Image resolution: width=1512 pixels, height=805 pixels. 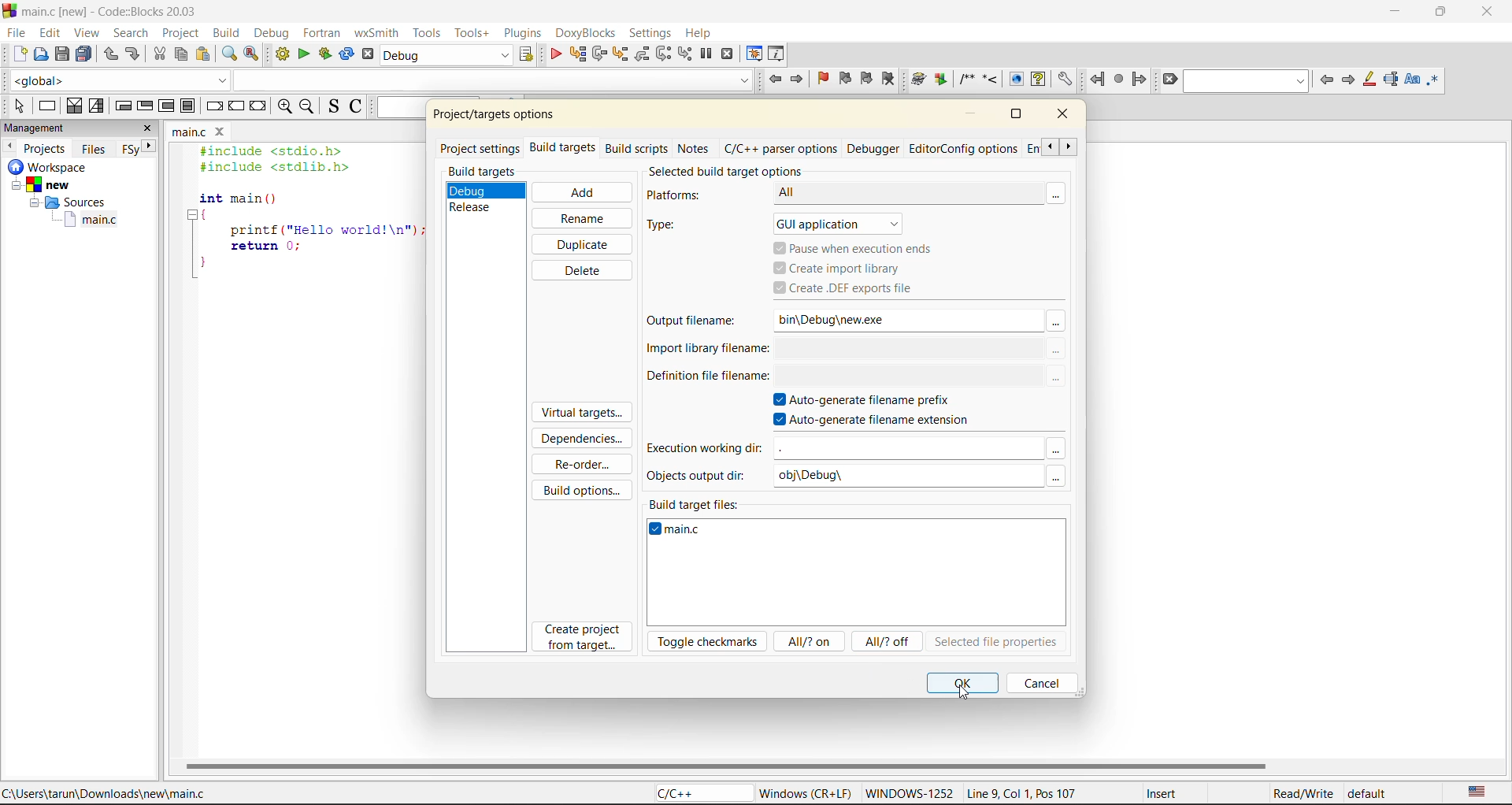 I want to click on search, so click(x=130, y=34).